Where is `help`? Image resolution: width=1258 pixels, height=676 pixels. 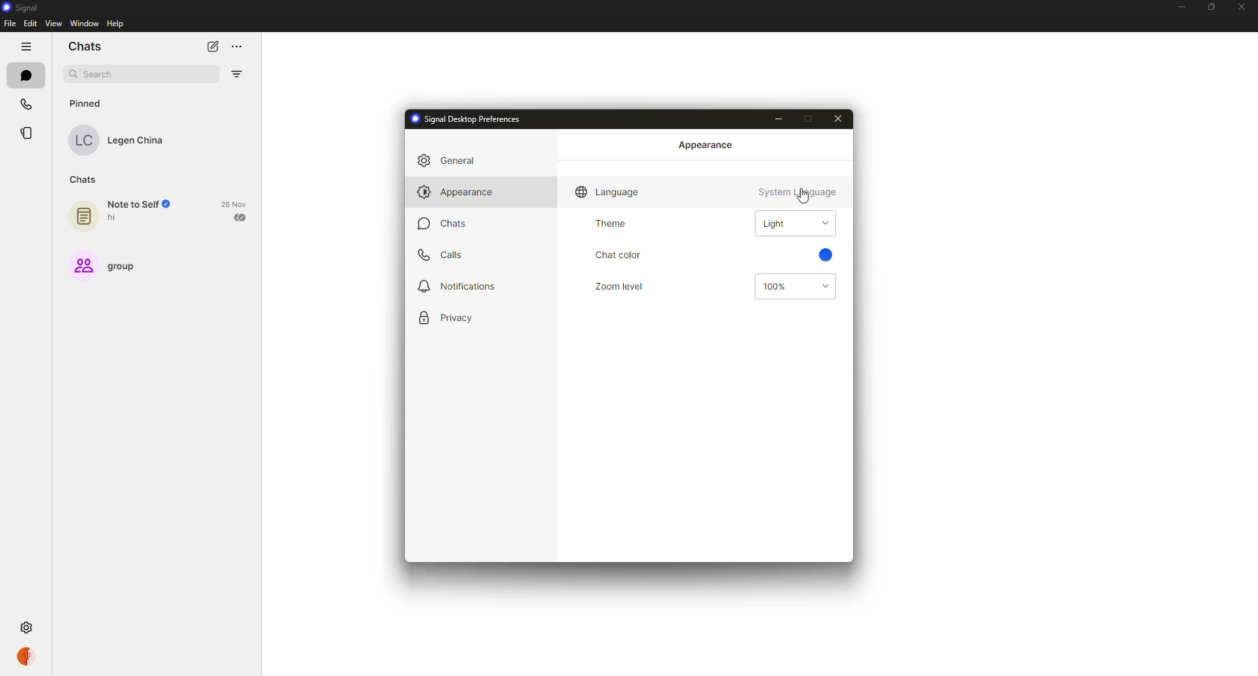 help is located at coordinates (115, 25).